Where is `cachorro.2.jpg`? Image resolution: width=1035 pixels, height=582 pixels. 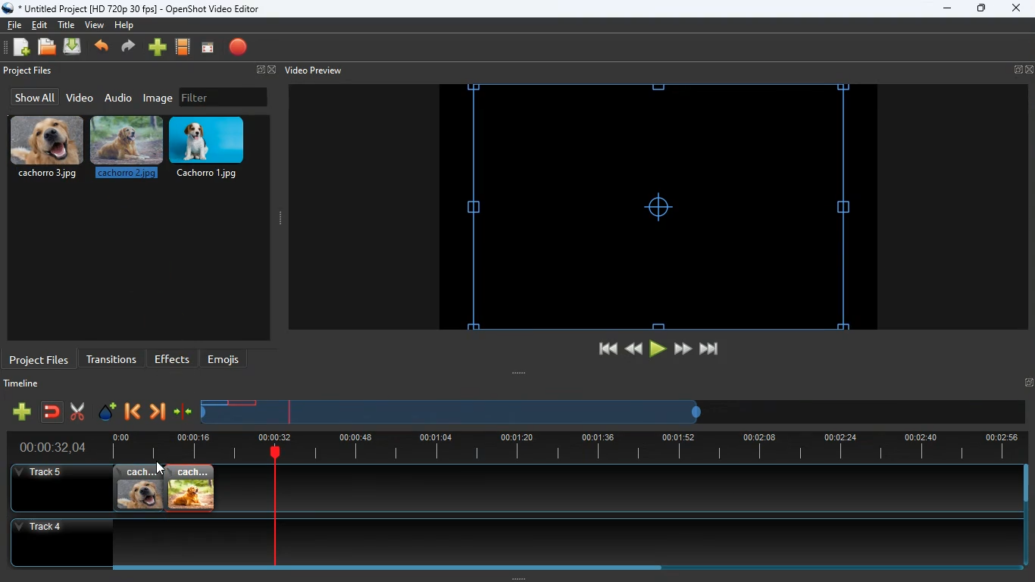
cachorro.2.jpg is located at coordinates (128, 149).